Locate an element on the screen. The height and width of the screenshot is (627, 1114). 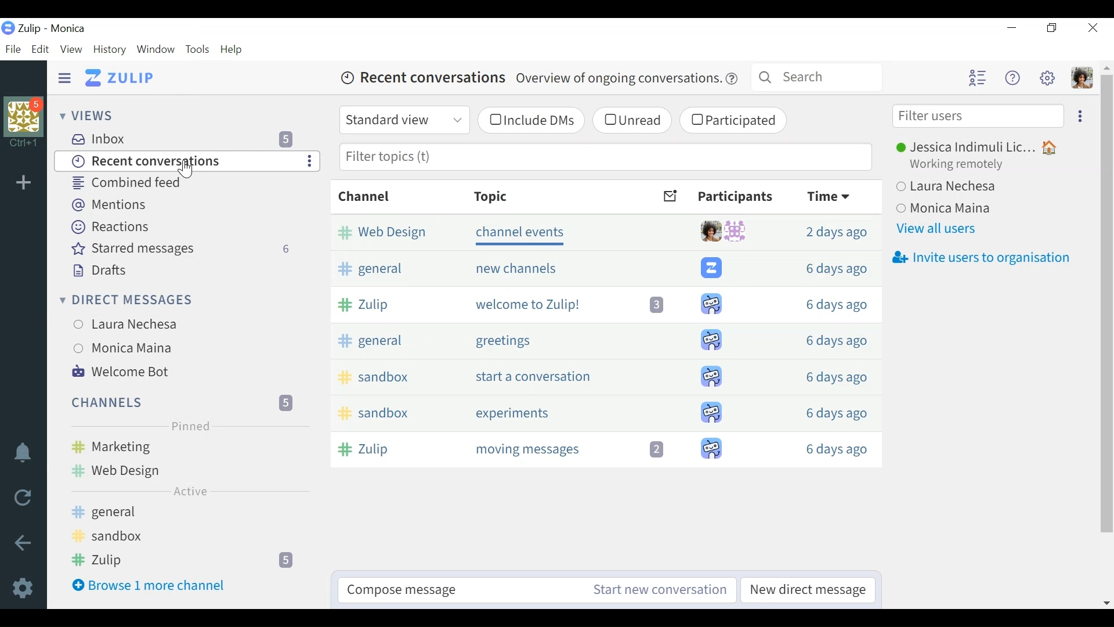
Inbox is located at coordinates (189, 138).